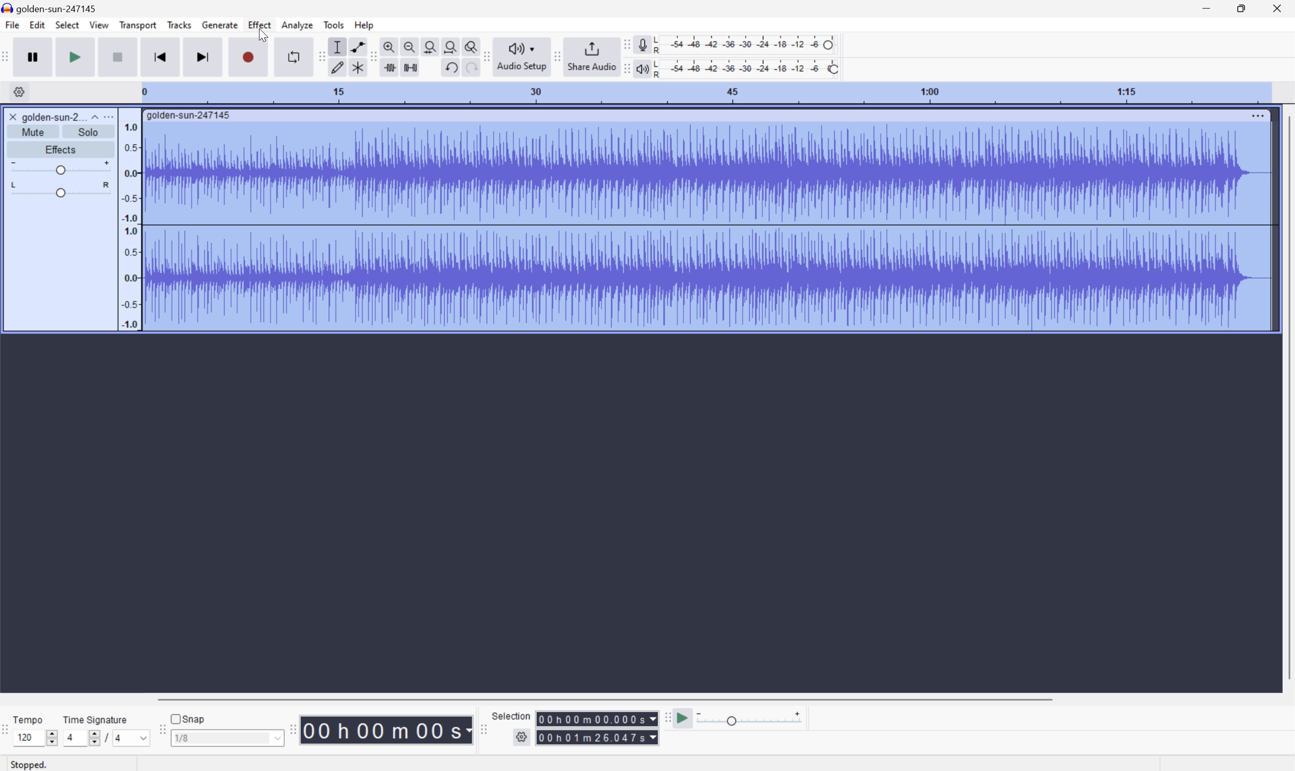  What do you see at coordinates (133, 738) in the screenshot?
I see `4` at bounding box center [133, 738].